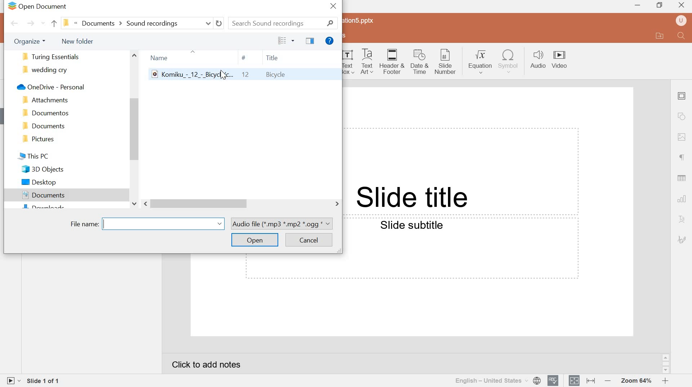  Describe the element at coordinates (481, 61) in the screenshot. I see `Equation` at that location.